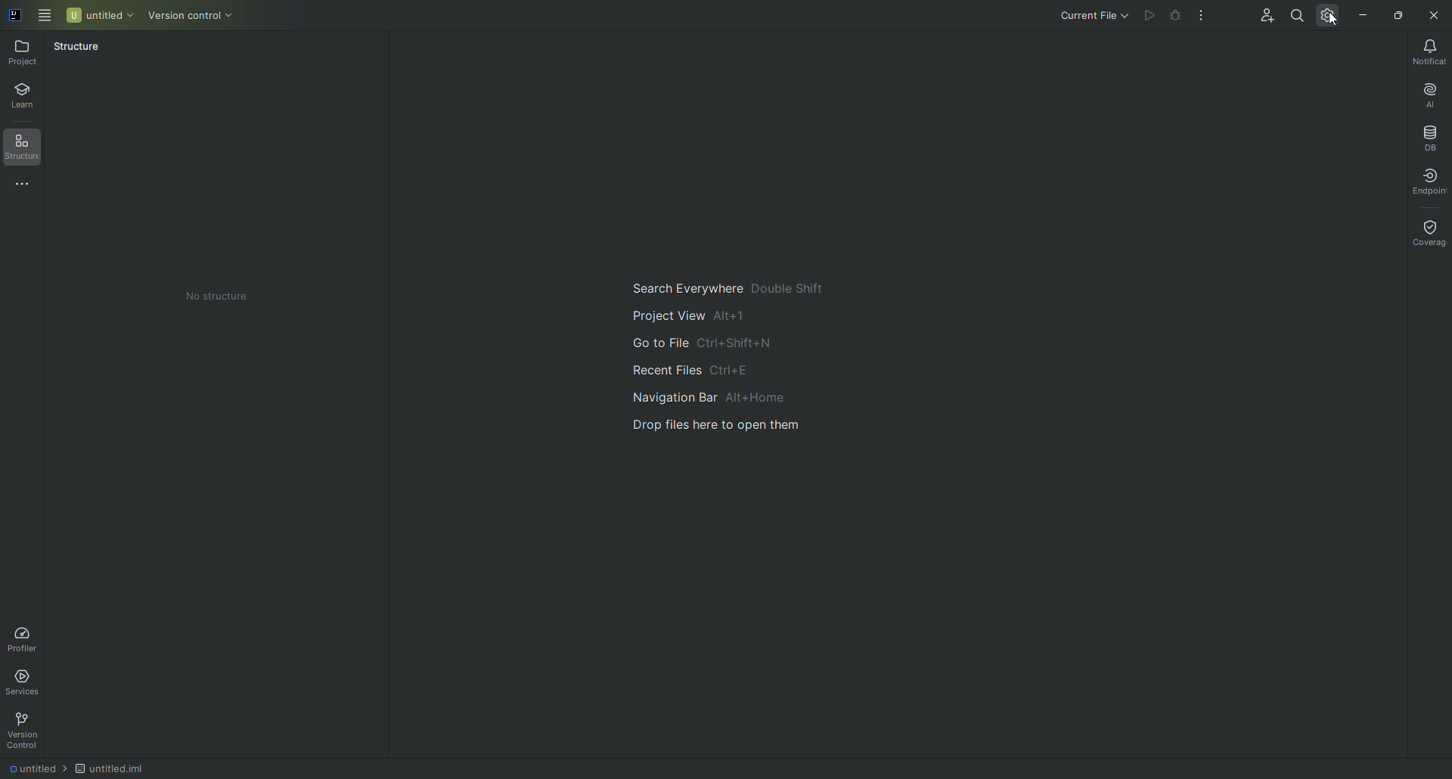  Describe the element at coordinates (1297, 17) in the screenshot. I see `Search` at that location.